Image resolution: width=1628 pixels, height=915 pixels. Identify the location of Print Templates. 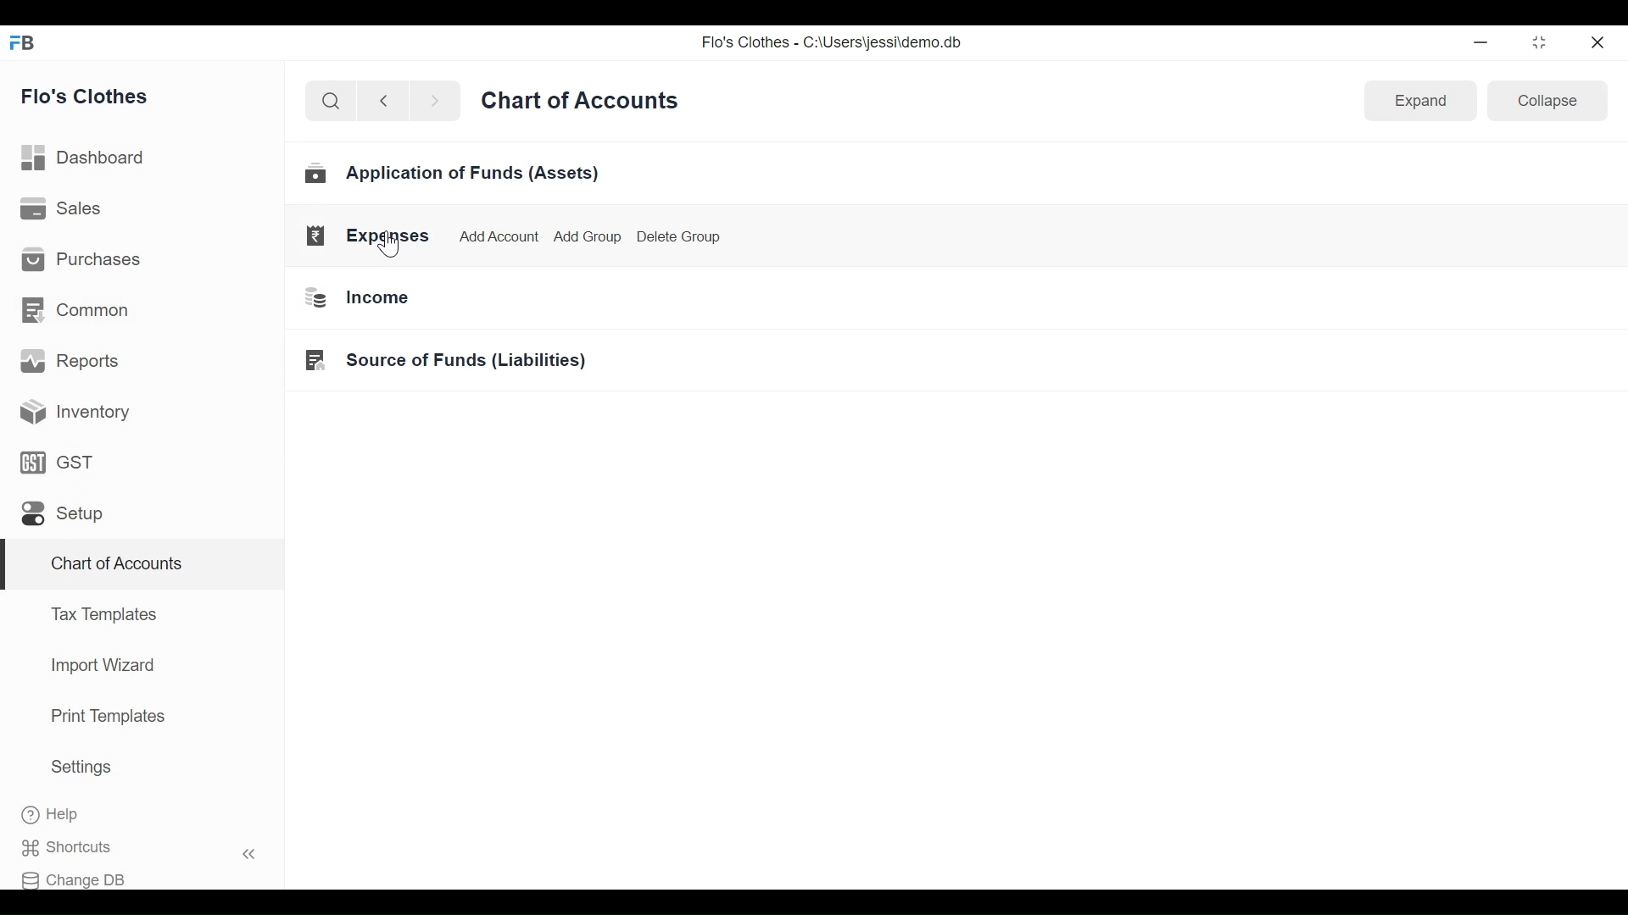
(106, 716).